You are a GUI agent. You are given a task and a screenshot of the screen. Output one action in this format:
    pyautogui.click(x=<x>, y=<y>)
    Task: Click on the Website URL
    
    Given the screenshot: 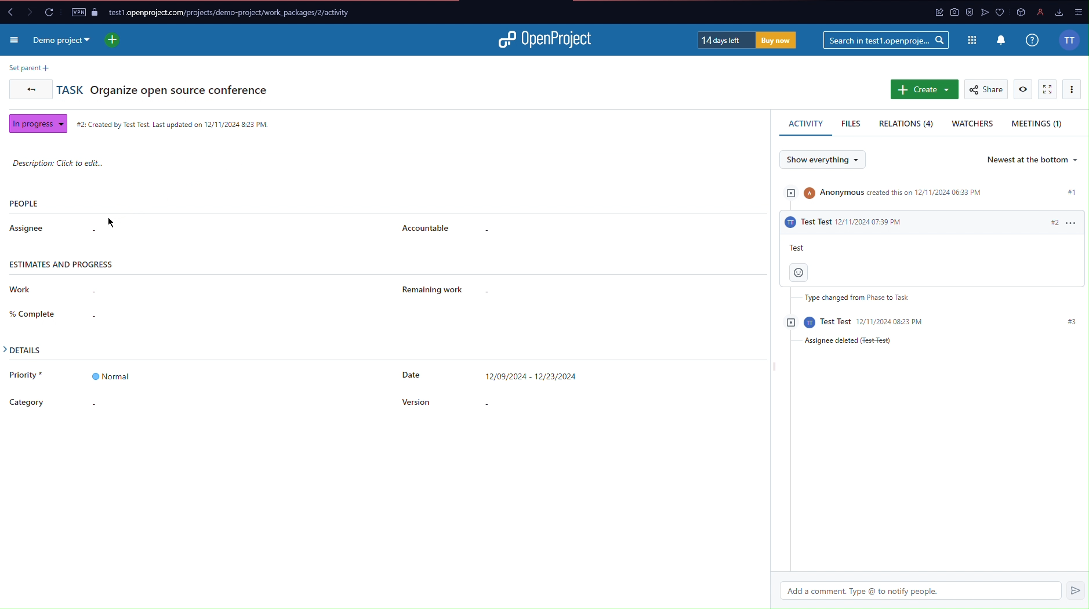 What is the action you would take?
    pyautogui.click(x=235, y=13)
    